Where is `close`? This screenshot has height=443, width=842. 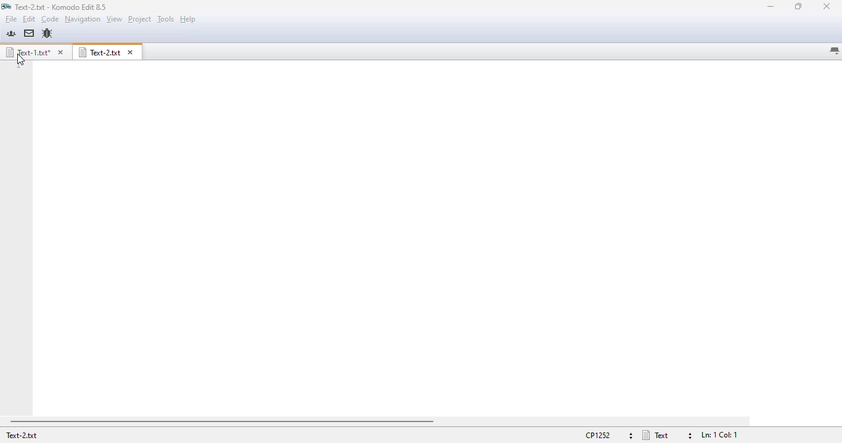 close is located at coordinates (827, 6).